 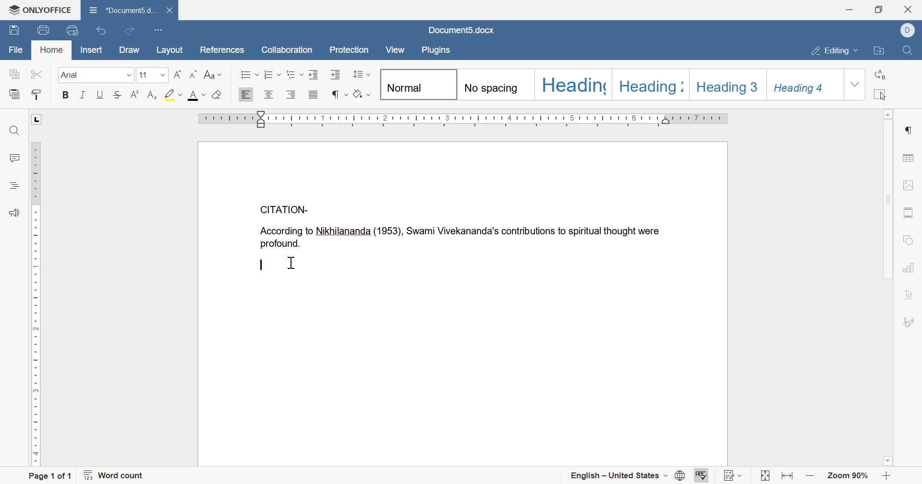 What do you see at coordinates (436, 51) in the screenshot?
I see `plugins` at bounding box center [436, 51].